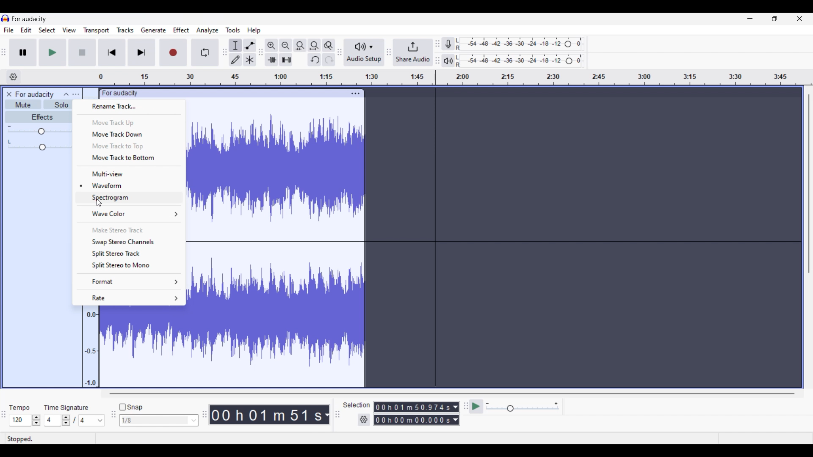 Image resolution: width=813 pixels, height=457 pixels. What do you see at coordinates (66, 407) in the screenshot?
I see `Indicates time signature settings` at bounding box center [66, 407].